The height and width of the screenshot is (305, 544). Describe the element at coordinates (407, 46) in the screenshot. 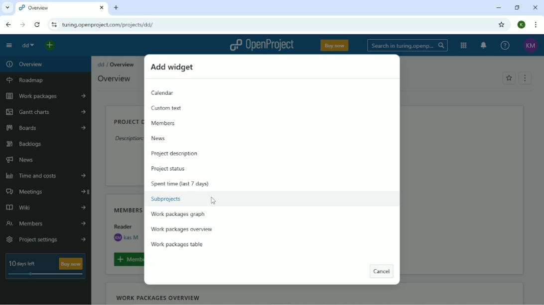

I see `Search` at that location.